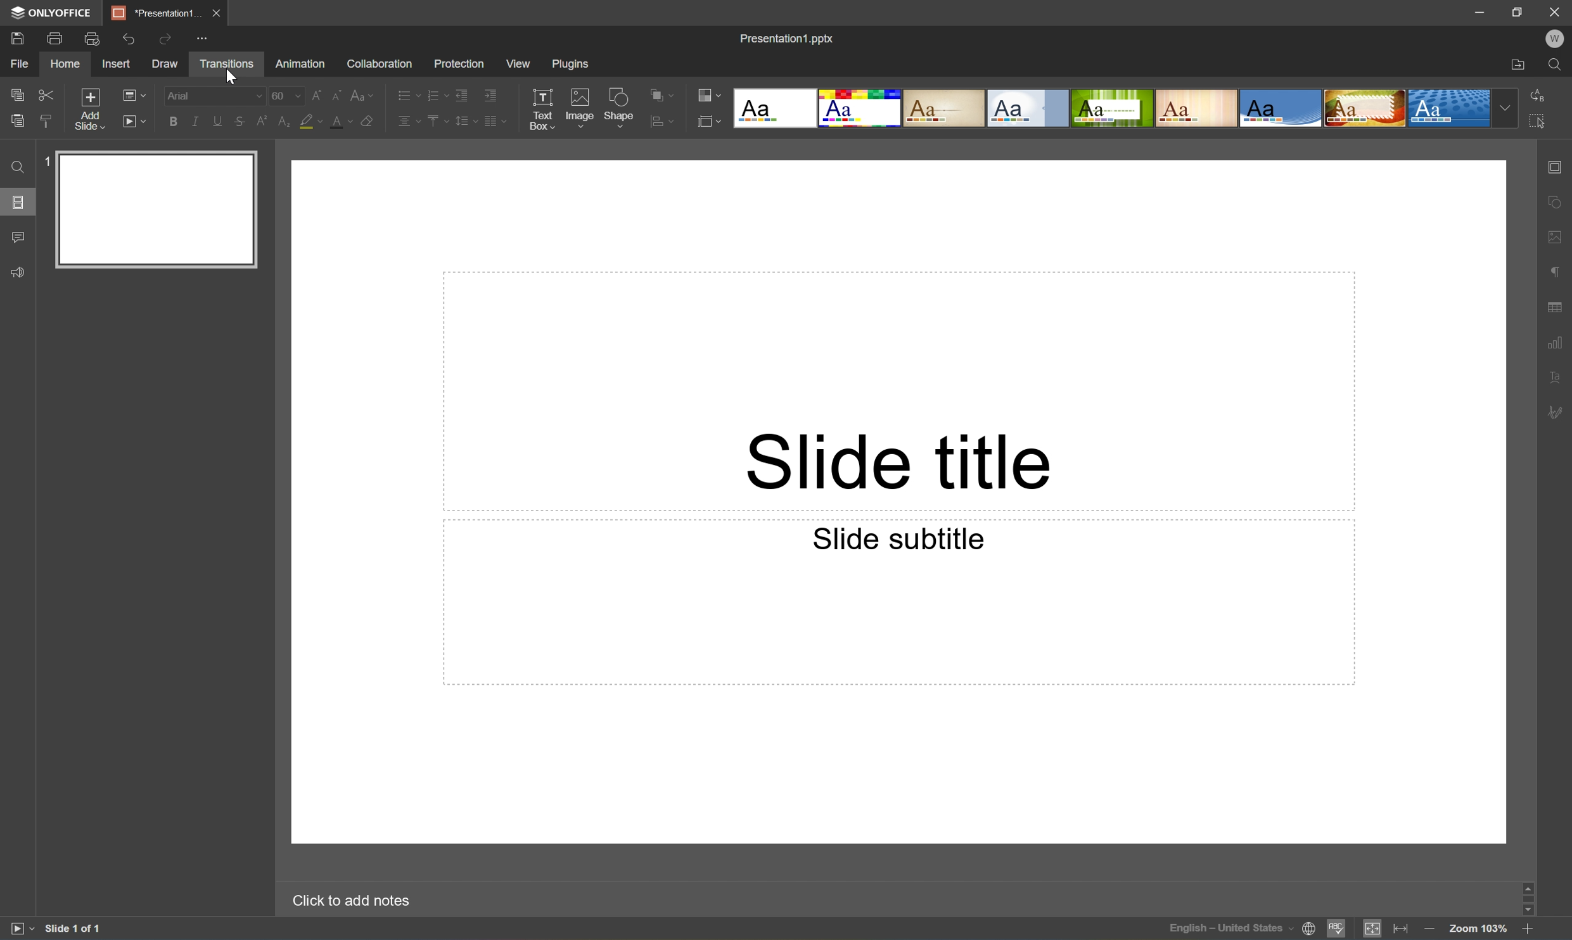 Image resolution: width=1572 pixels, height=940 pixels. What do you see at coordinates (406, 93) in the screenshot?
I see `Bullets` at bounding box center [406, 93].